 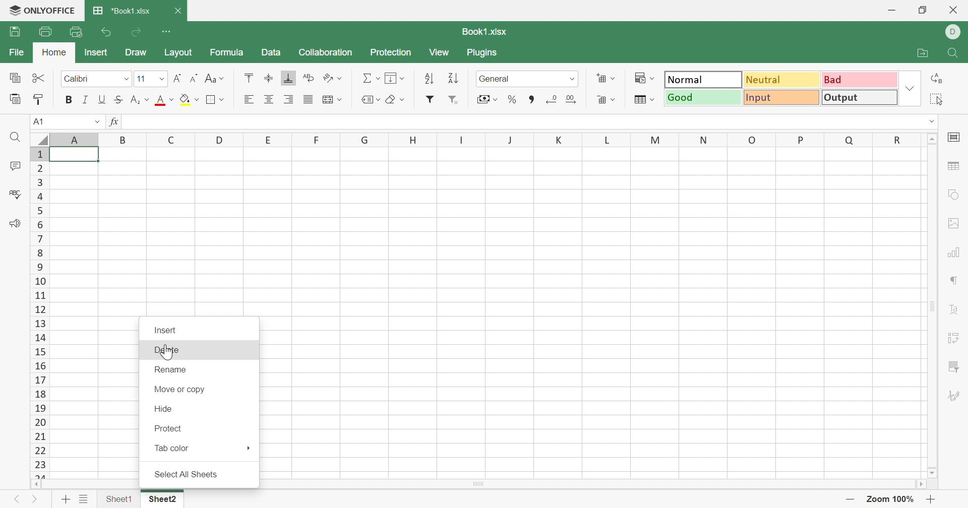 I want to click on cursor, so click(x=167, y=351).